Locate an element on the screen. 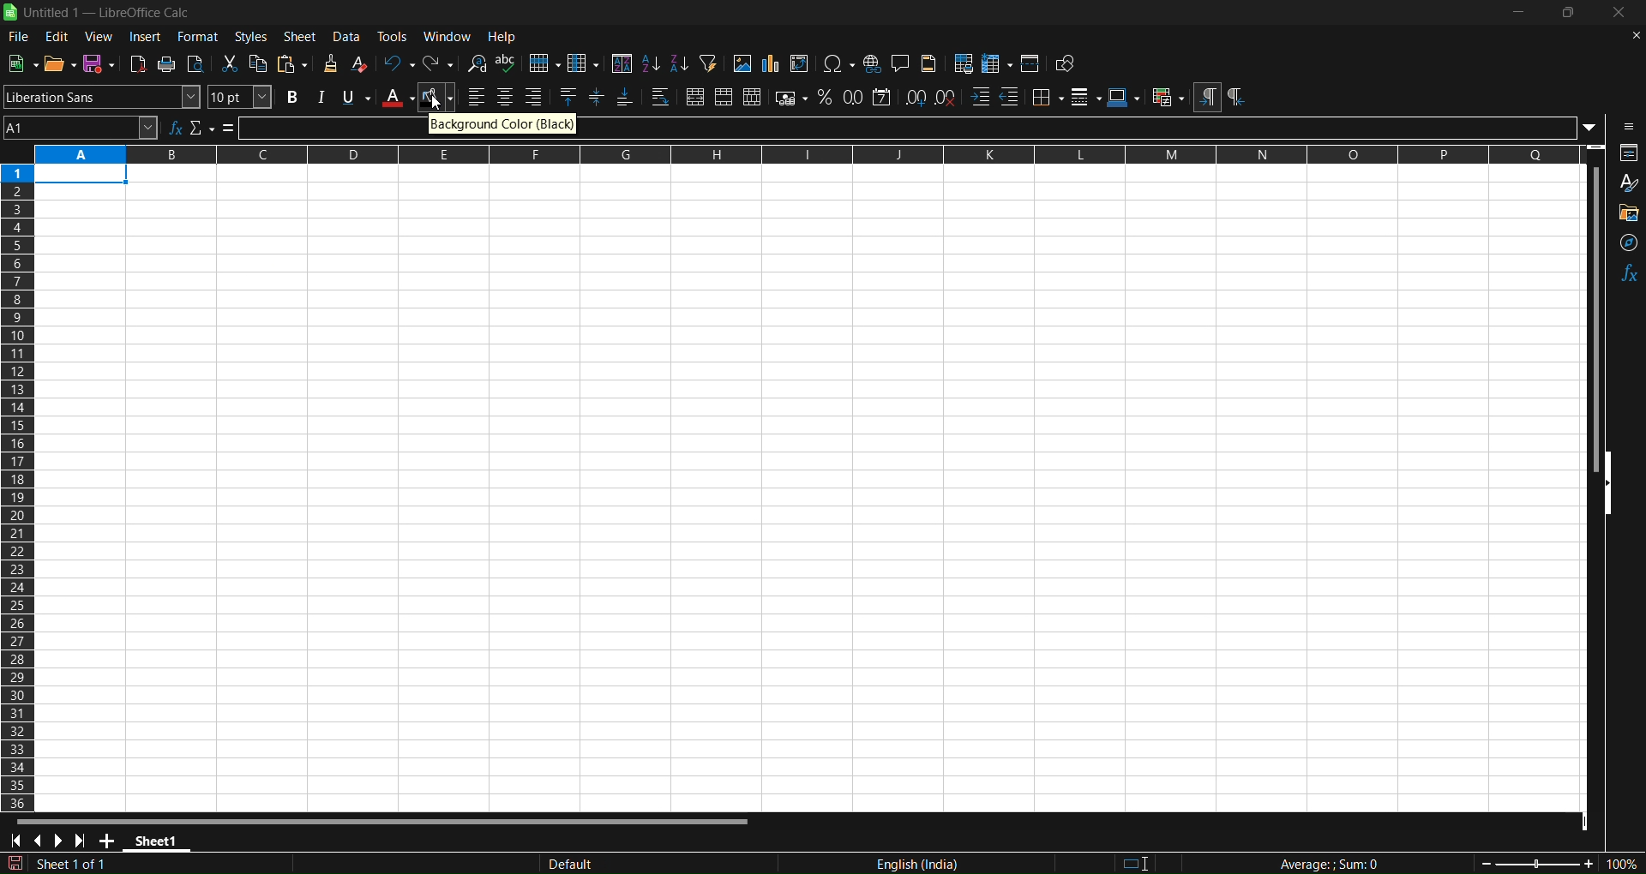 Image resolution: width=1646 pixels, height=874 pixels. insert comment is located at coordinates (898, 63).